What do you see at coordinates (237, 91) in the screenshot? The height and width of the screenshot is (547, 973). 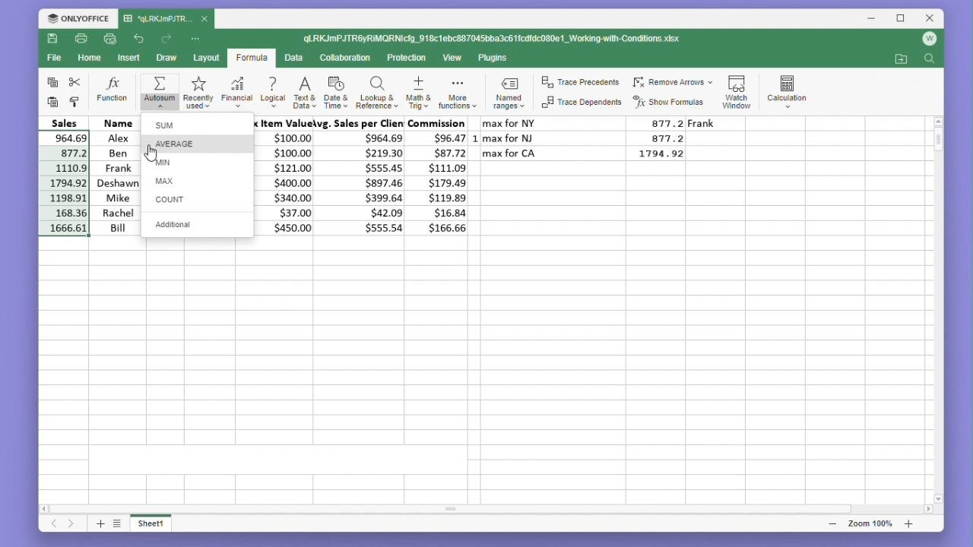 I see `Financial` at bounding box center [237, 91].